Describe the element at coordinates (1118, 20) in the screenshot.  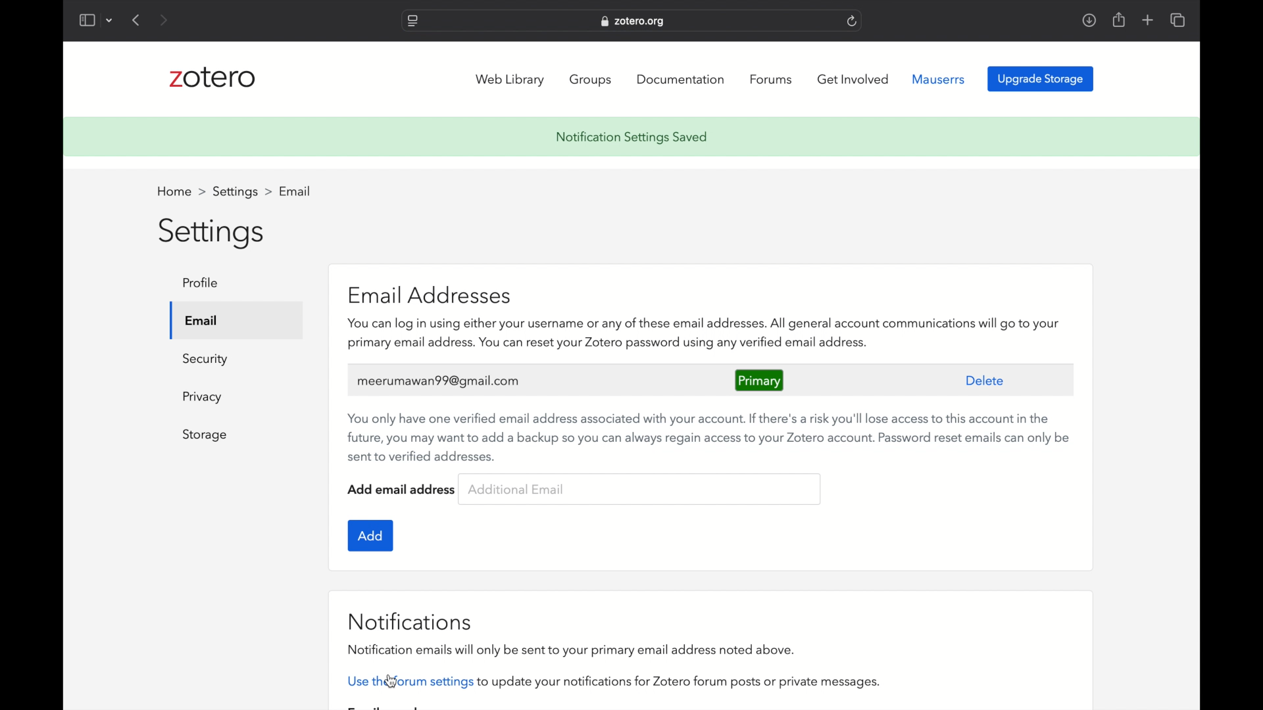
I see `share` at that location.